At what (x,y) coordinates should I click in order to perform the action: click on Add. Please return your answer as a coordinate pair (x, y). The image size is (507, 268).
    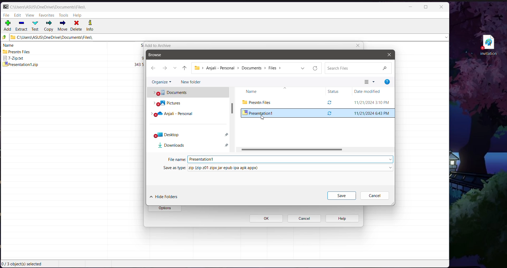
    Looking at the image, I should click on (8, 26).